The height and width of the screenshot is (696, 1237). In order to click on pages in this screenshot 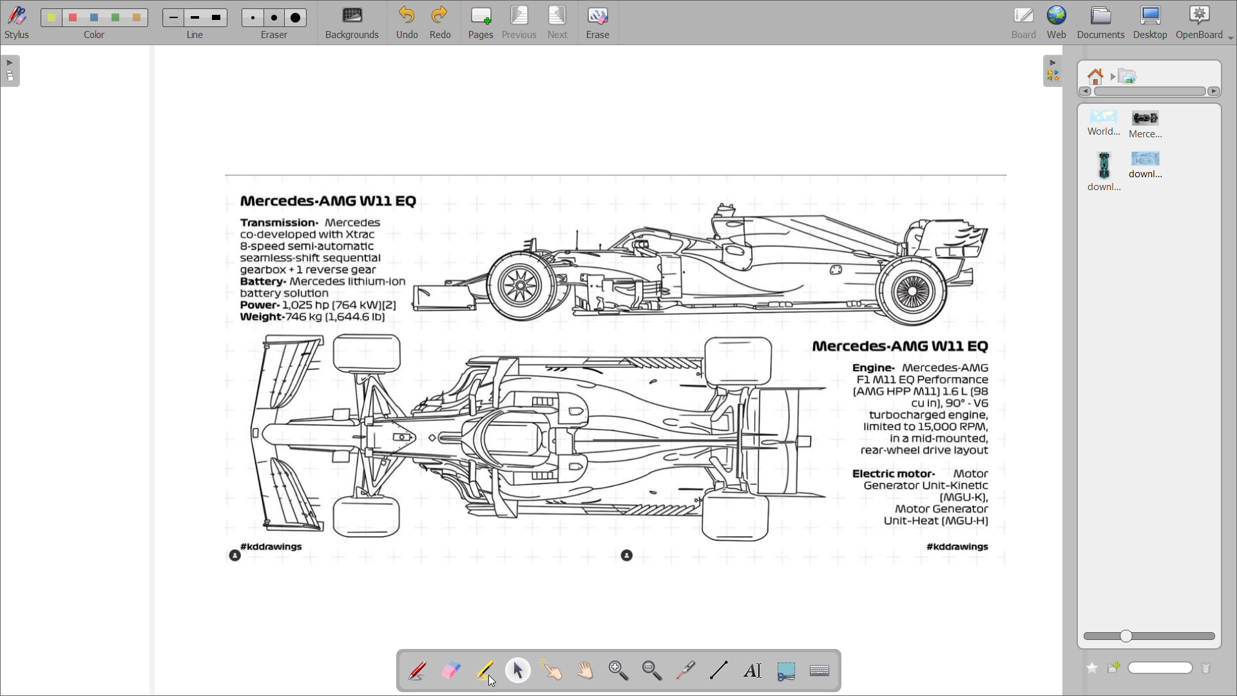, I will do `click(483, 21)`.